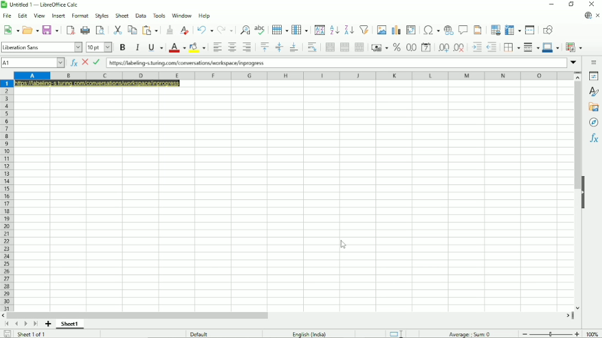  I want to click on Underline, so click(155, 47).